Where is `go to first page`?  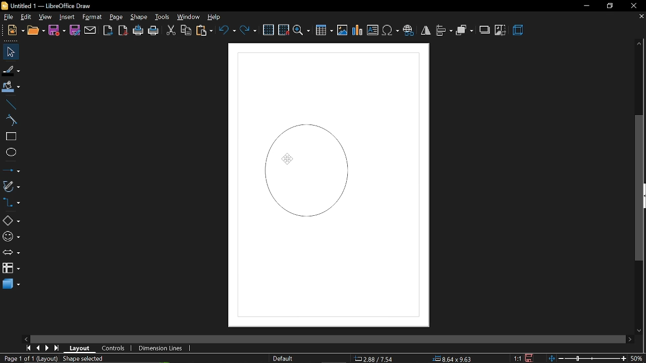
go to first page is located at coordinates (29, 348).